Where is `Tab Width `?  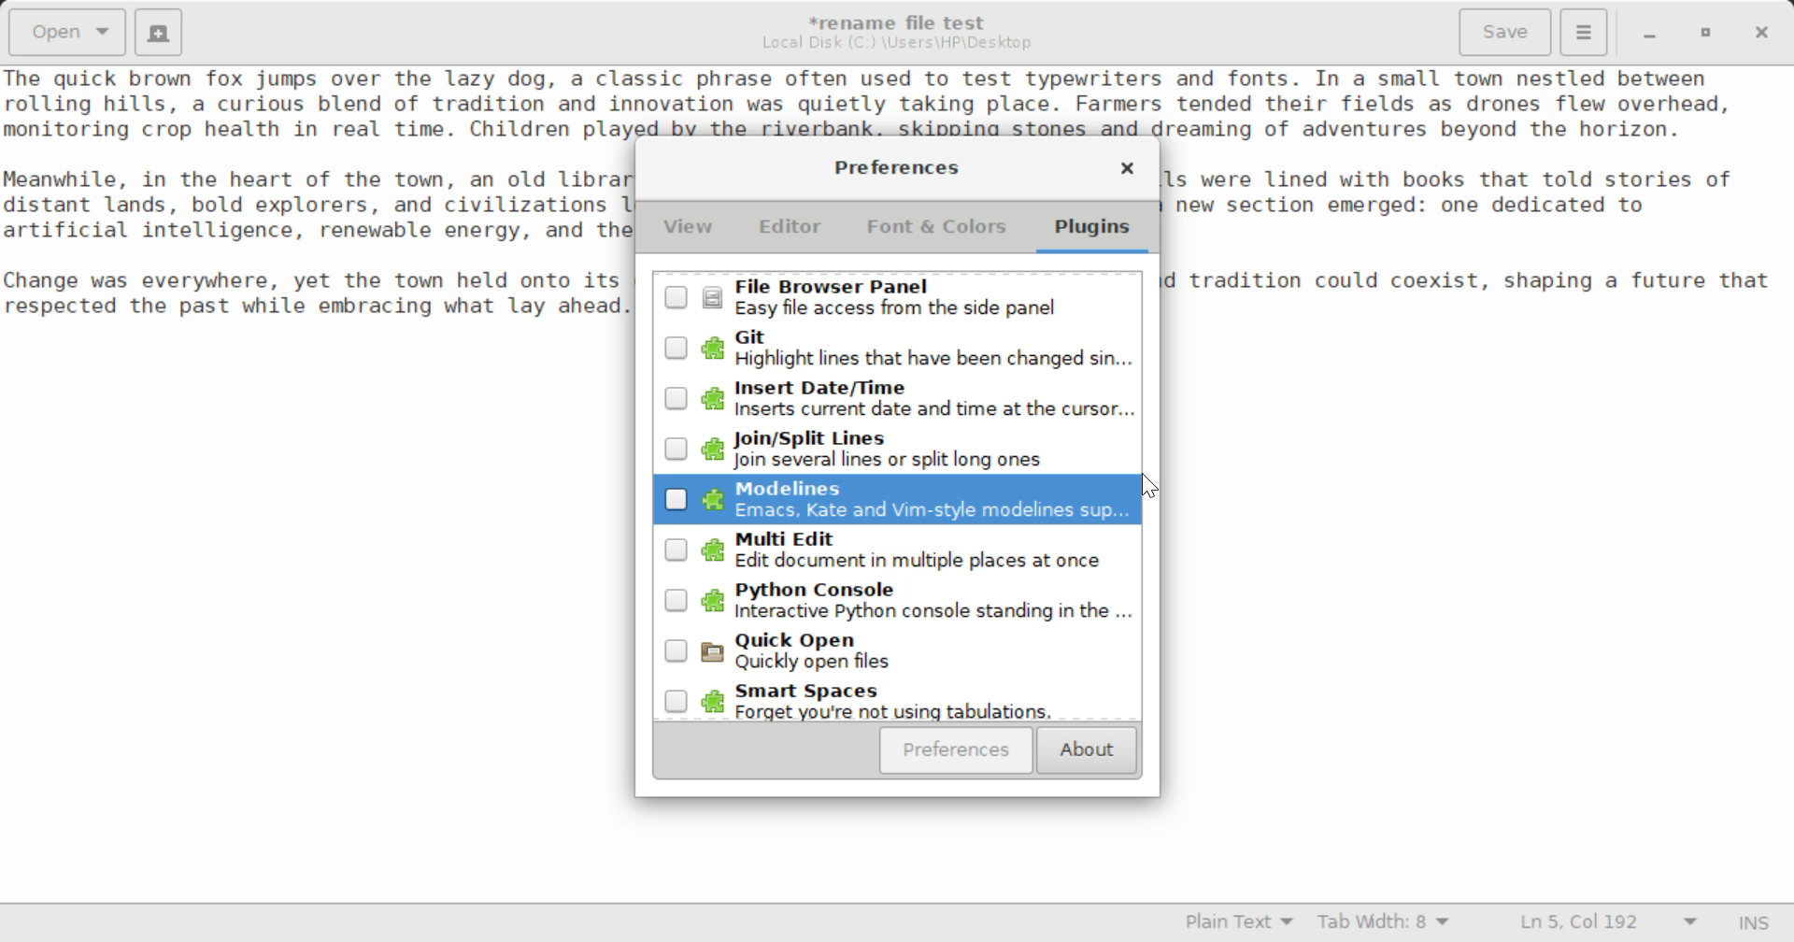
Tab Width  is located at coordinates (1387, 924).